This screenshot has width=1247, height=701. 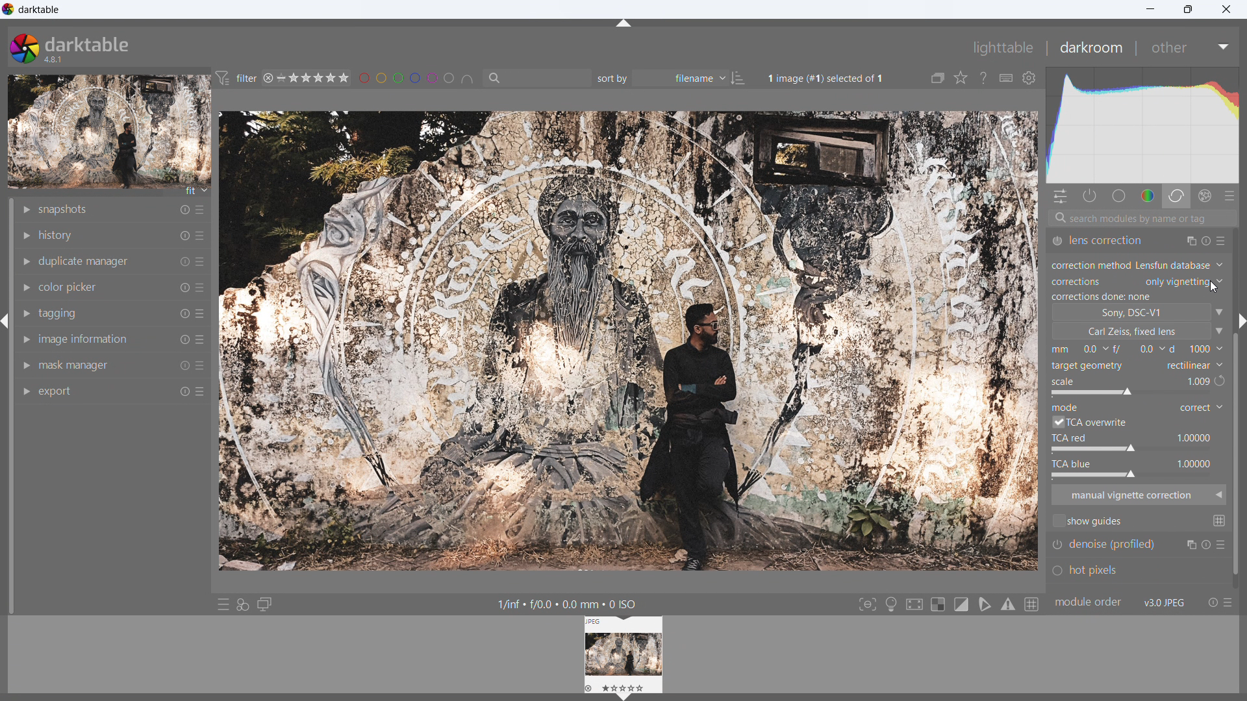 What do you see at coordinates (739, 78) in the screenshot?
I see `ascending/descending` at bounding box center [739, 78].